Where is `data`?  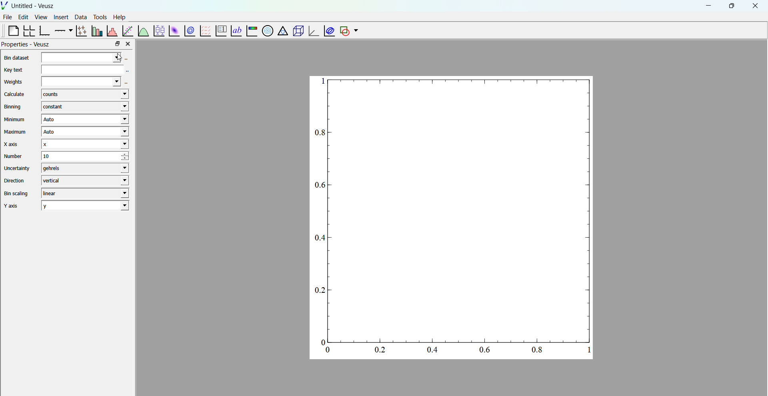 data is located at coordinates (80, 17).